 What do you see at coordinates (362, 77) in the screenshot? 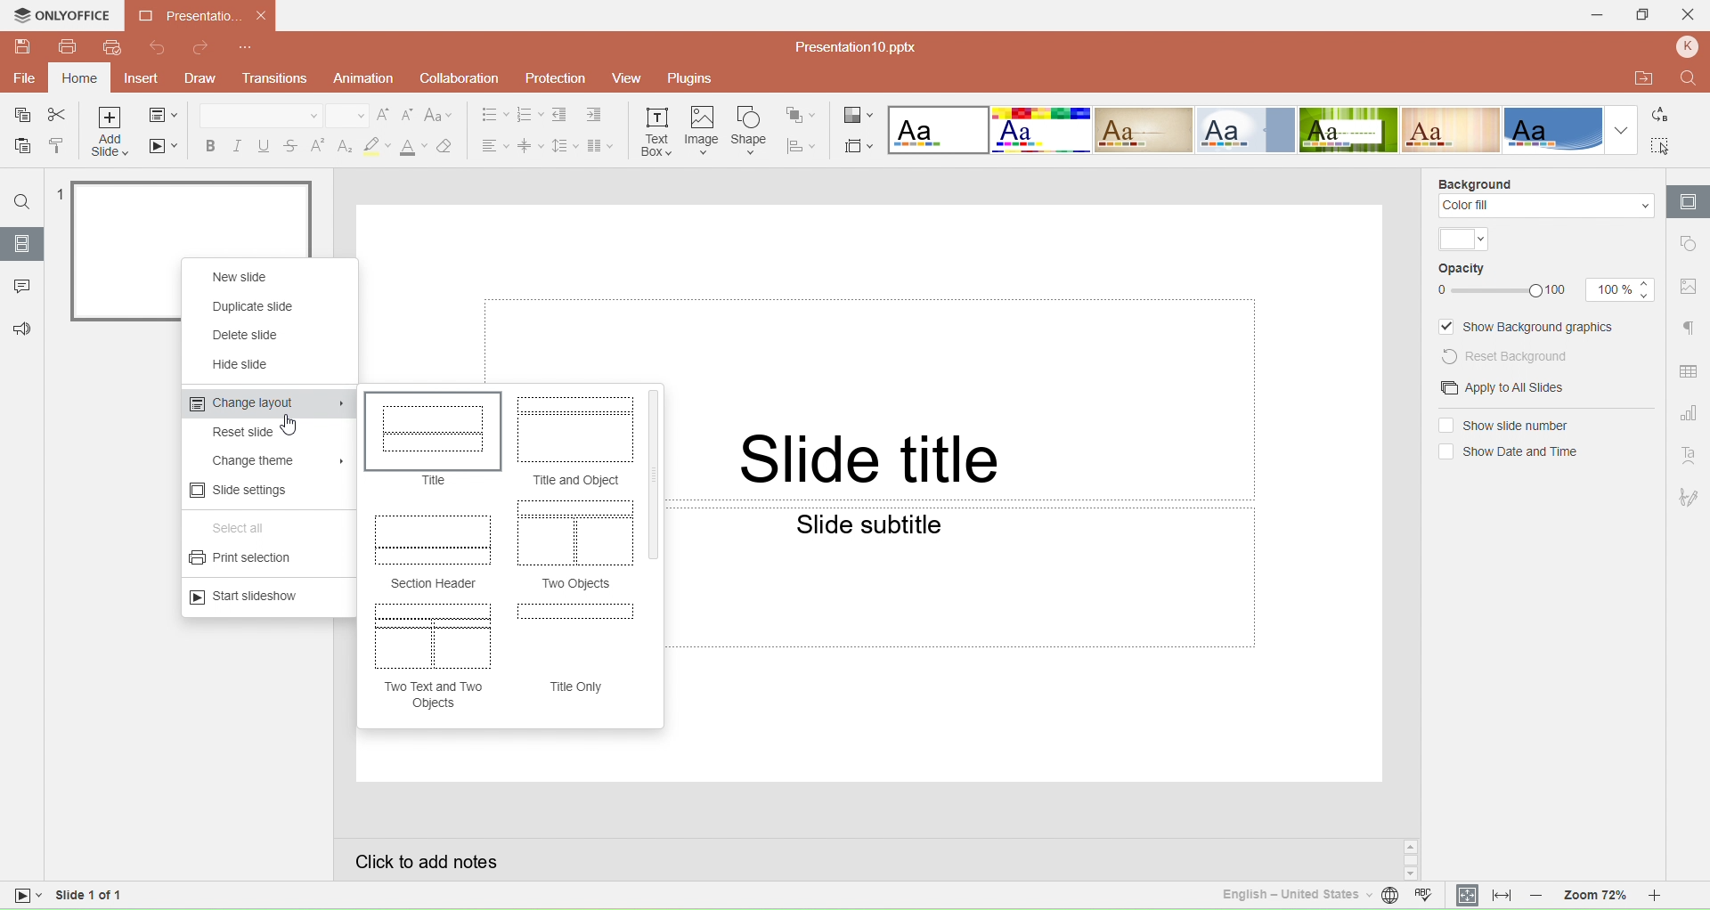
I see `Animation` at bounding box center [362, 77].